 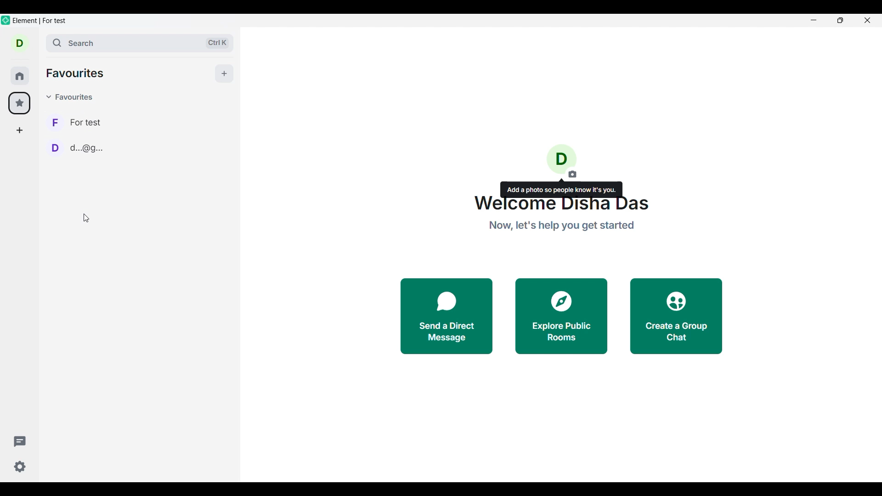 I want to click on favourites, so click(x=78, y=73).